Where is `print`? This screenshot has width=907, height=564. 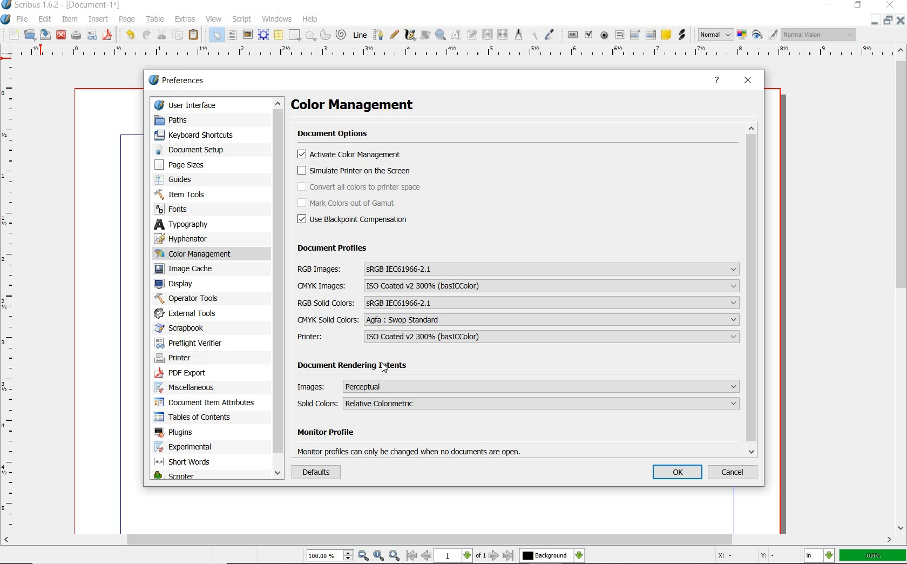 print is located at coordinates (76, 35).